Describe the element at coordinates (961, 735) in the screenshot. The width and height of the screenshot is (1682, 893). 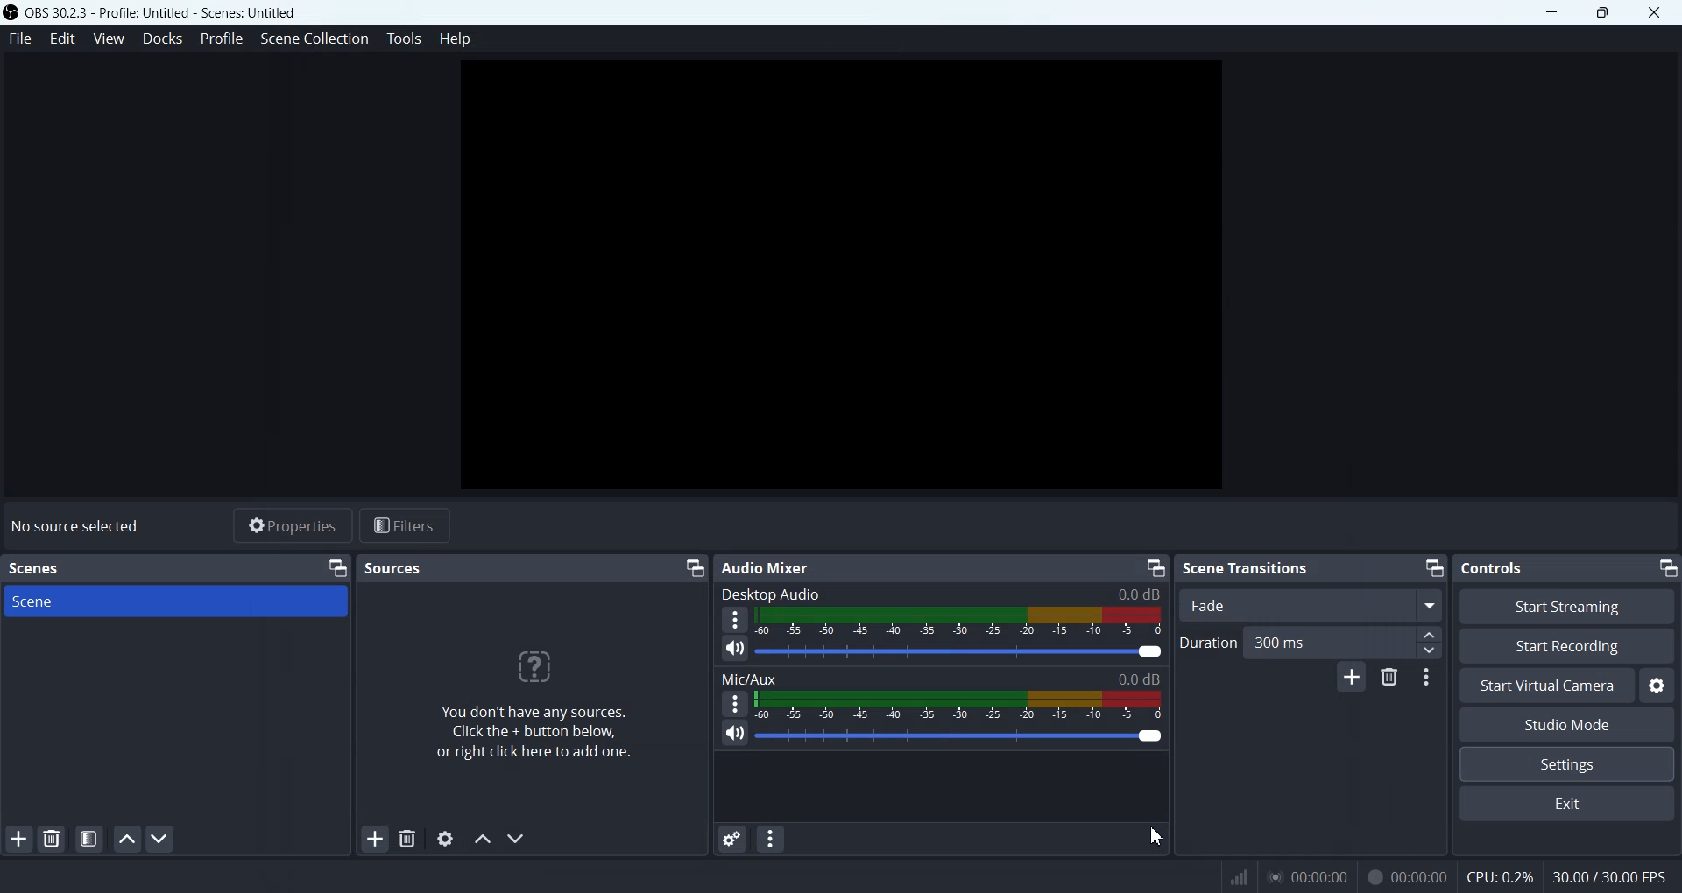
I see `Volume Adjuster` at that location.